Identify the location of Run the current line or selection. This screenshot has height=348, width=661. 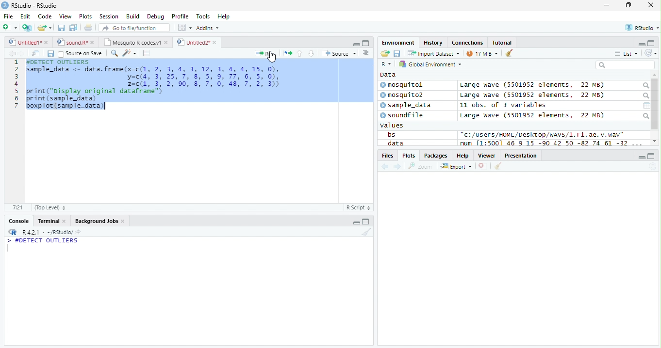
(265, 54).